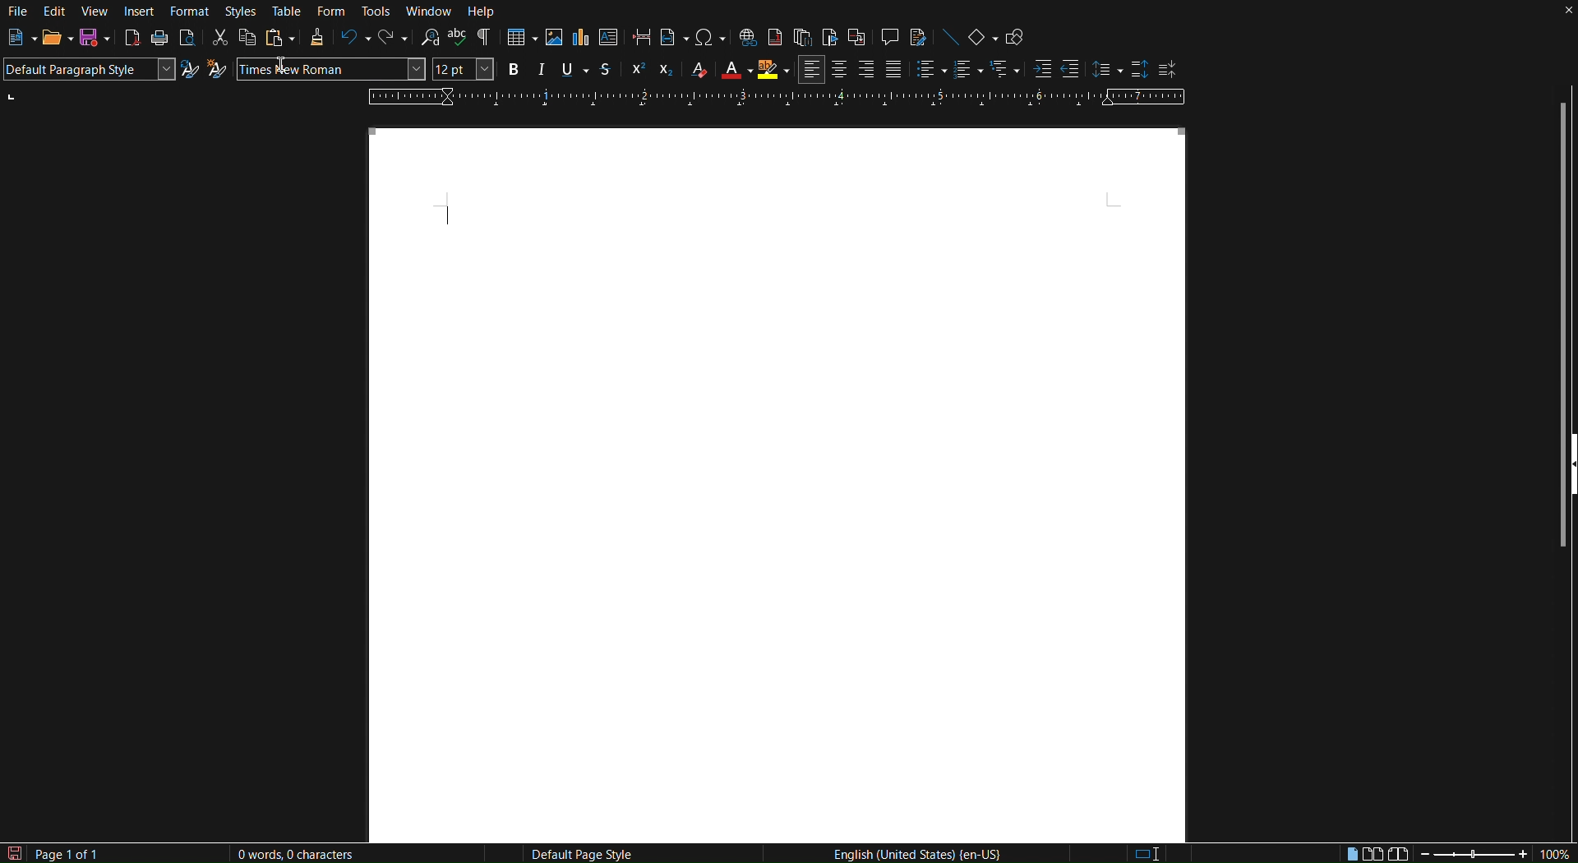 This screenshot has width=1578, height=863. What do you see at coordinates (140, 12) in the screenshot?
I see `Insert` at bounding box center [140, 12].